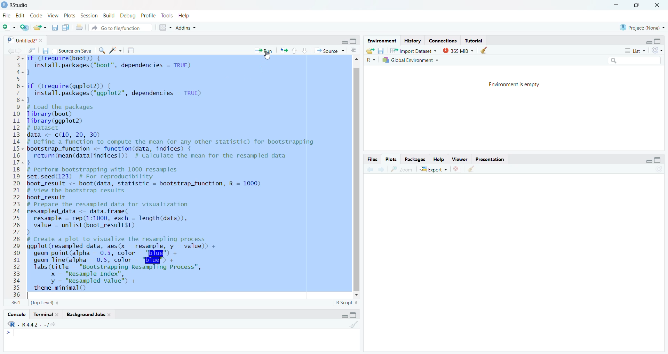 The width and height of the screenshot is (668, 354). I want to click on Console, so click(16, 315).